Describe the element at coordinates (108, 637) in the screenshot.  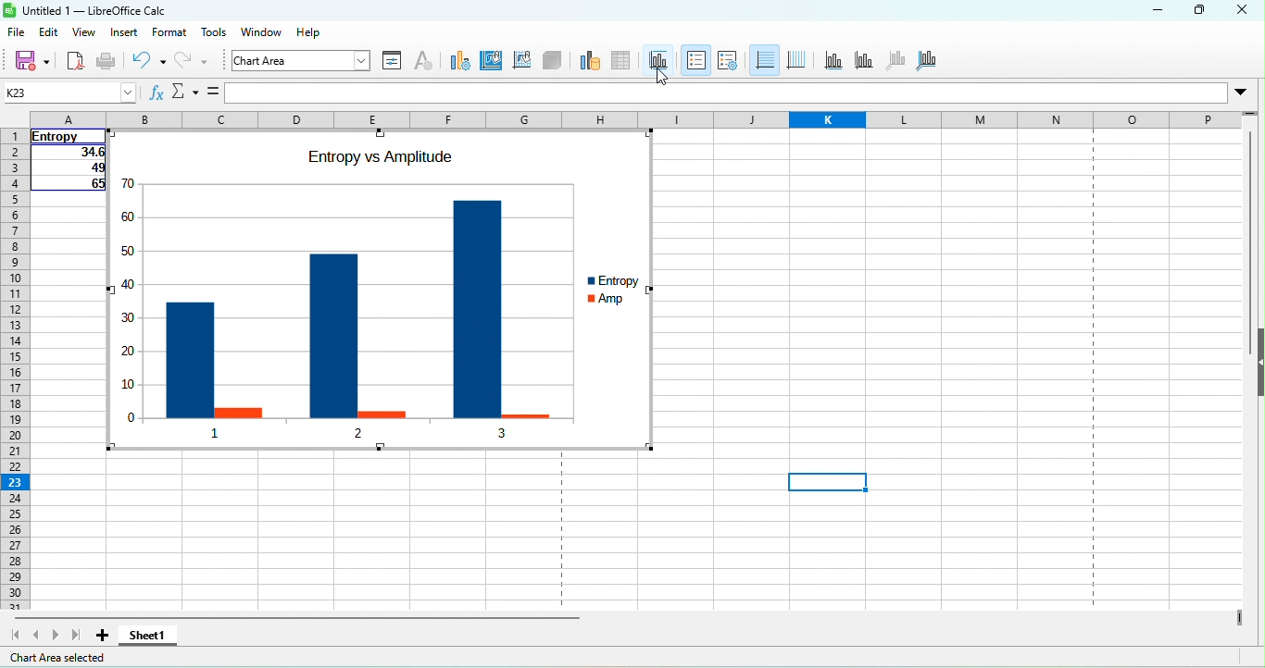
I see `add sheet` at that location.